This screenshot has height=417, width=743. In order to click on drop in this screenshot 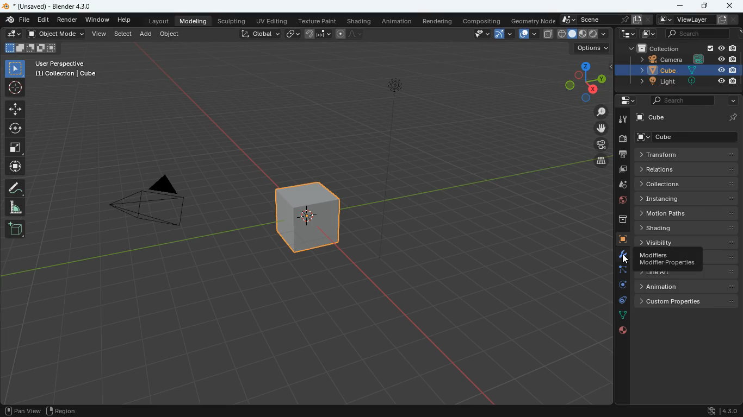, I will do `click(622, 186)`.